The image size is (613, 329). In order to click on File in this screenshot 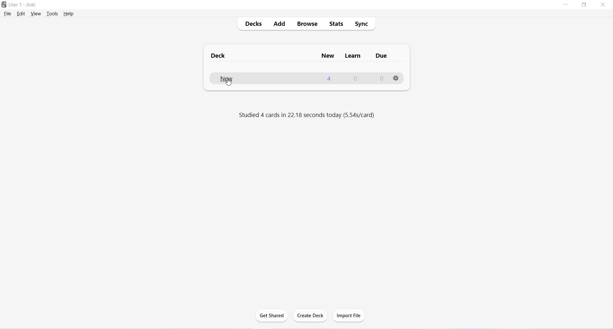, I will do `click(8, 14)`.